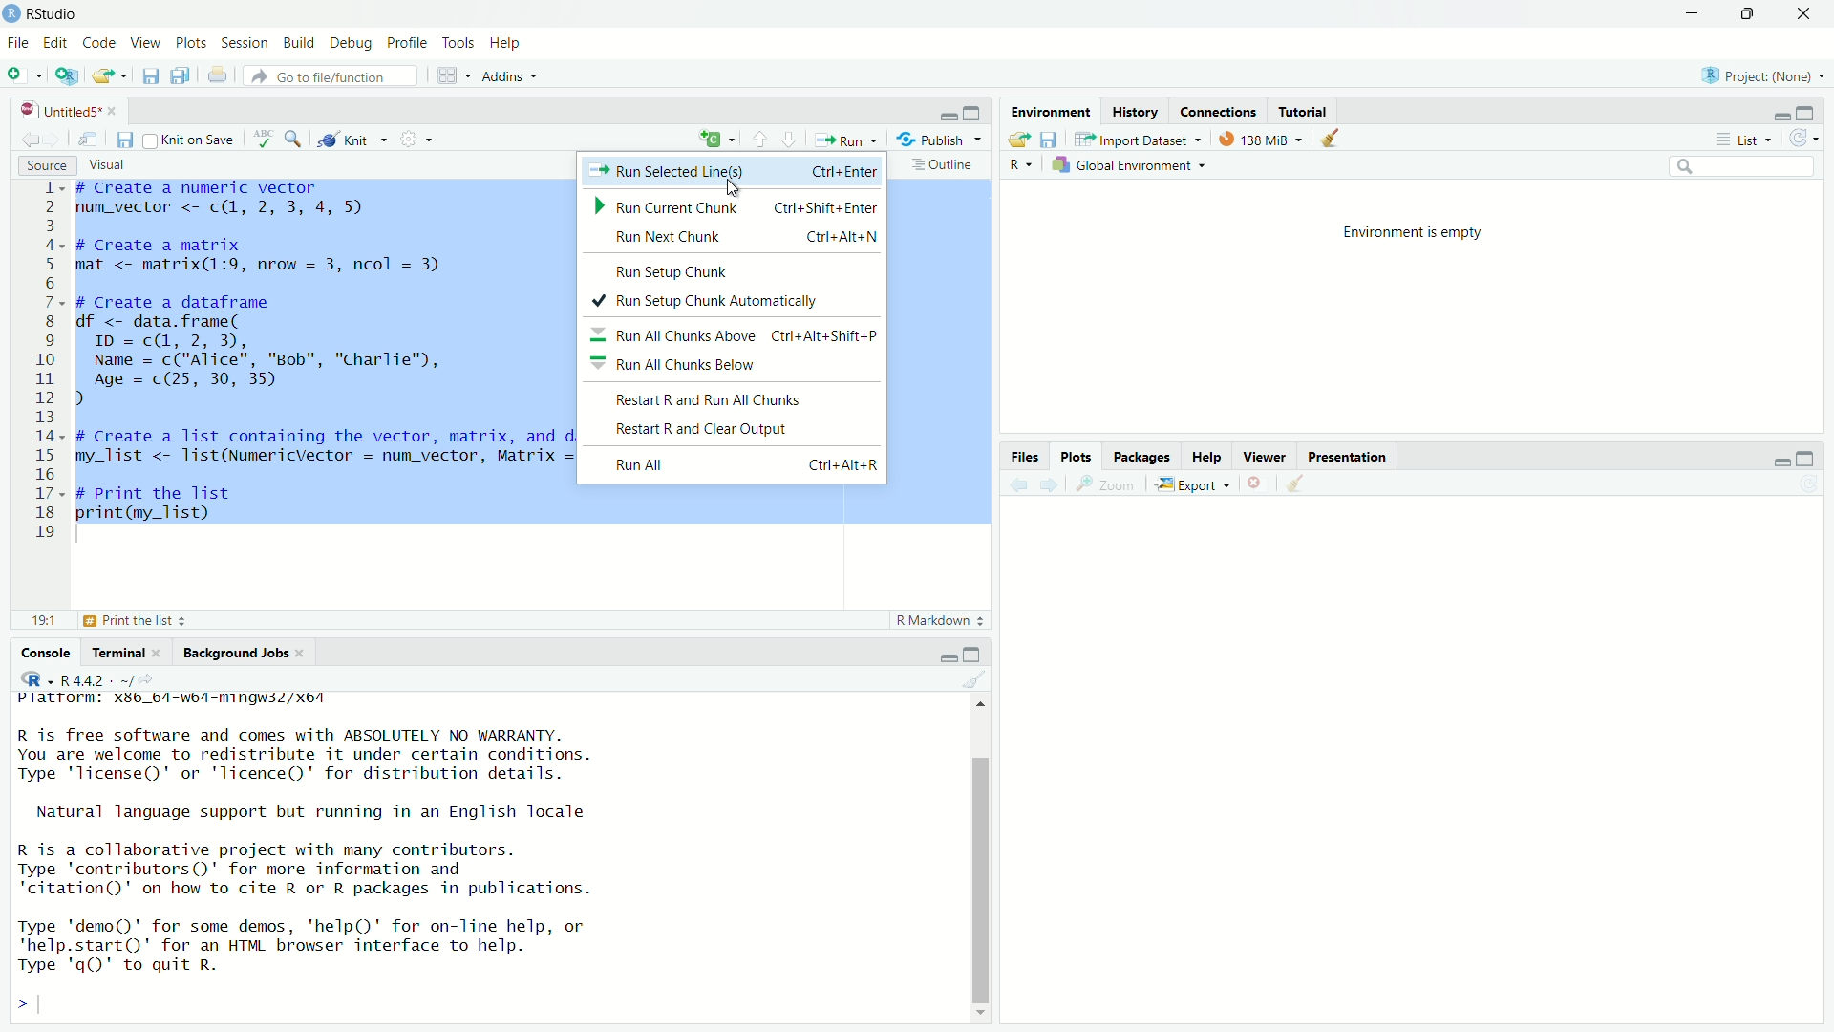  I want to click on Edit, so click(55, 43).